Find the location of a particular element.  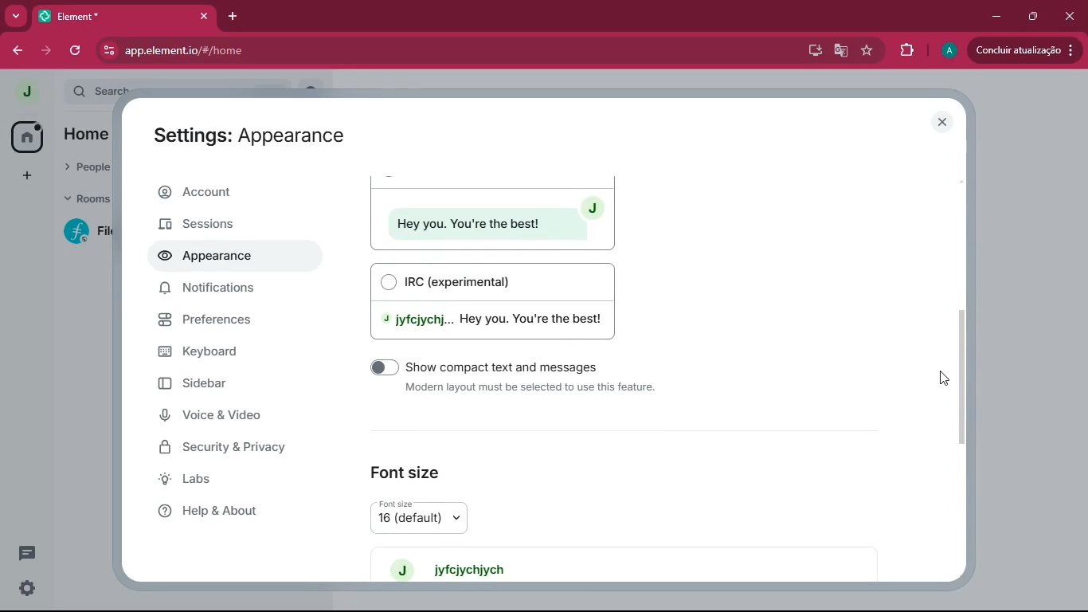

message is located at coordinates (25, 555).